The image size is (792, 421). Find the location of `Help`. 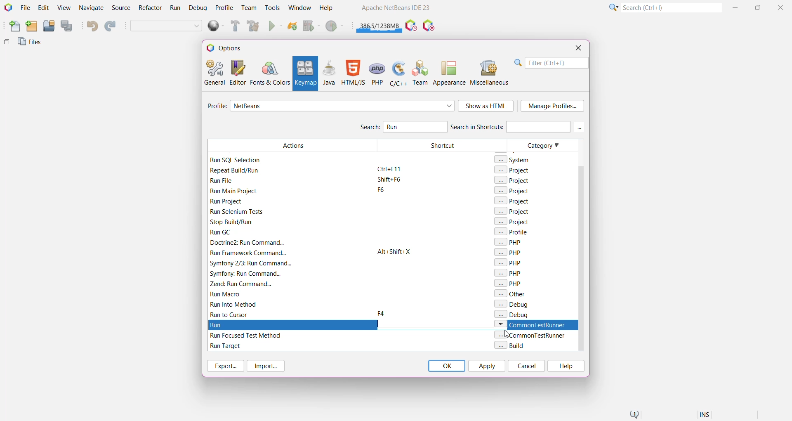

Help is located at coordinates (330, 9).